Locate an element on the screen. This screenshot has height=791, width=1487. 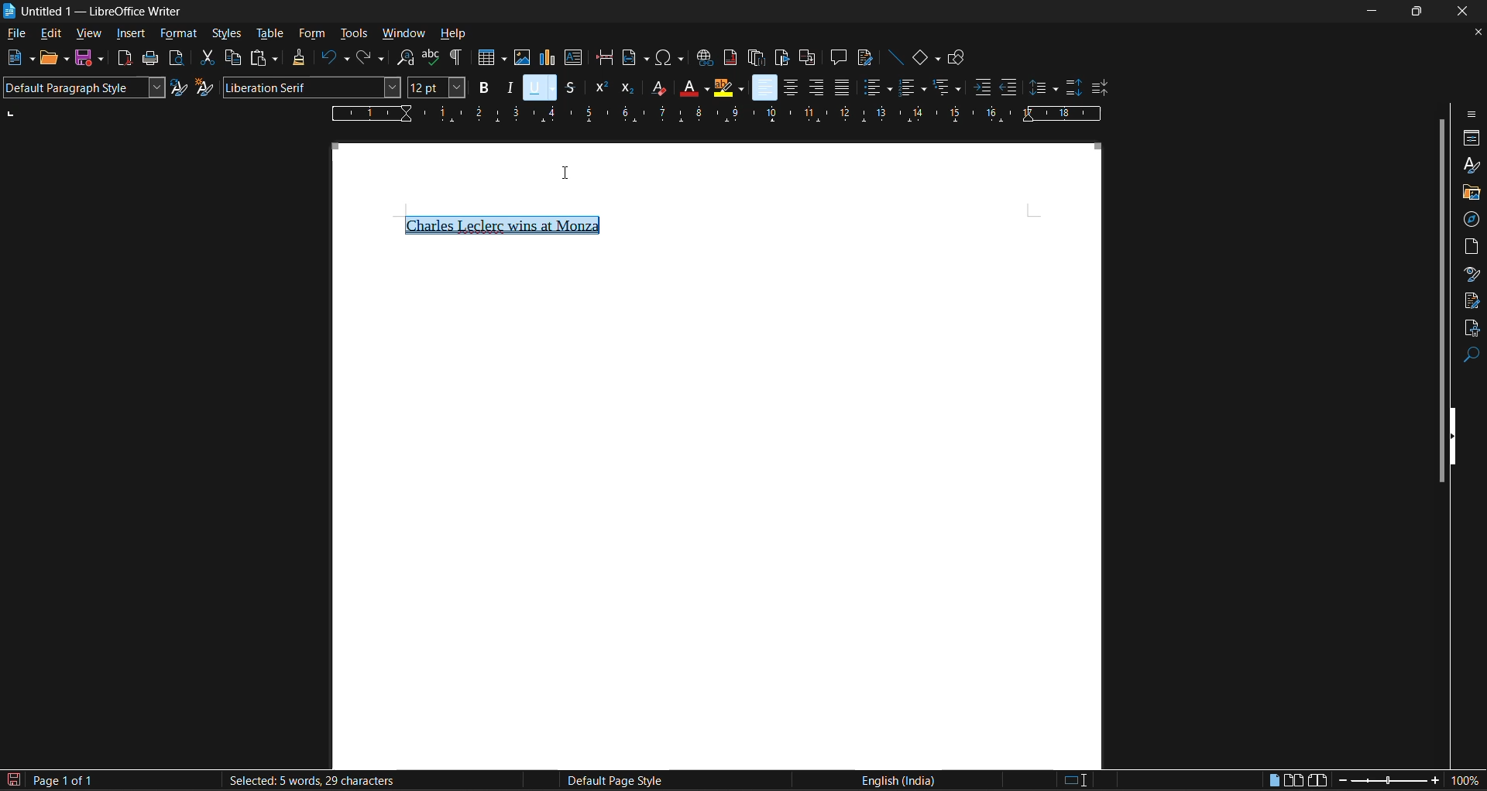
insert image is located at coordinates (520, 58).